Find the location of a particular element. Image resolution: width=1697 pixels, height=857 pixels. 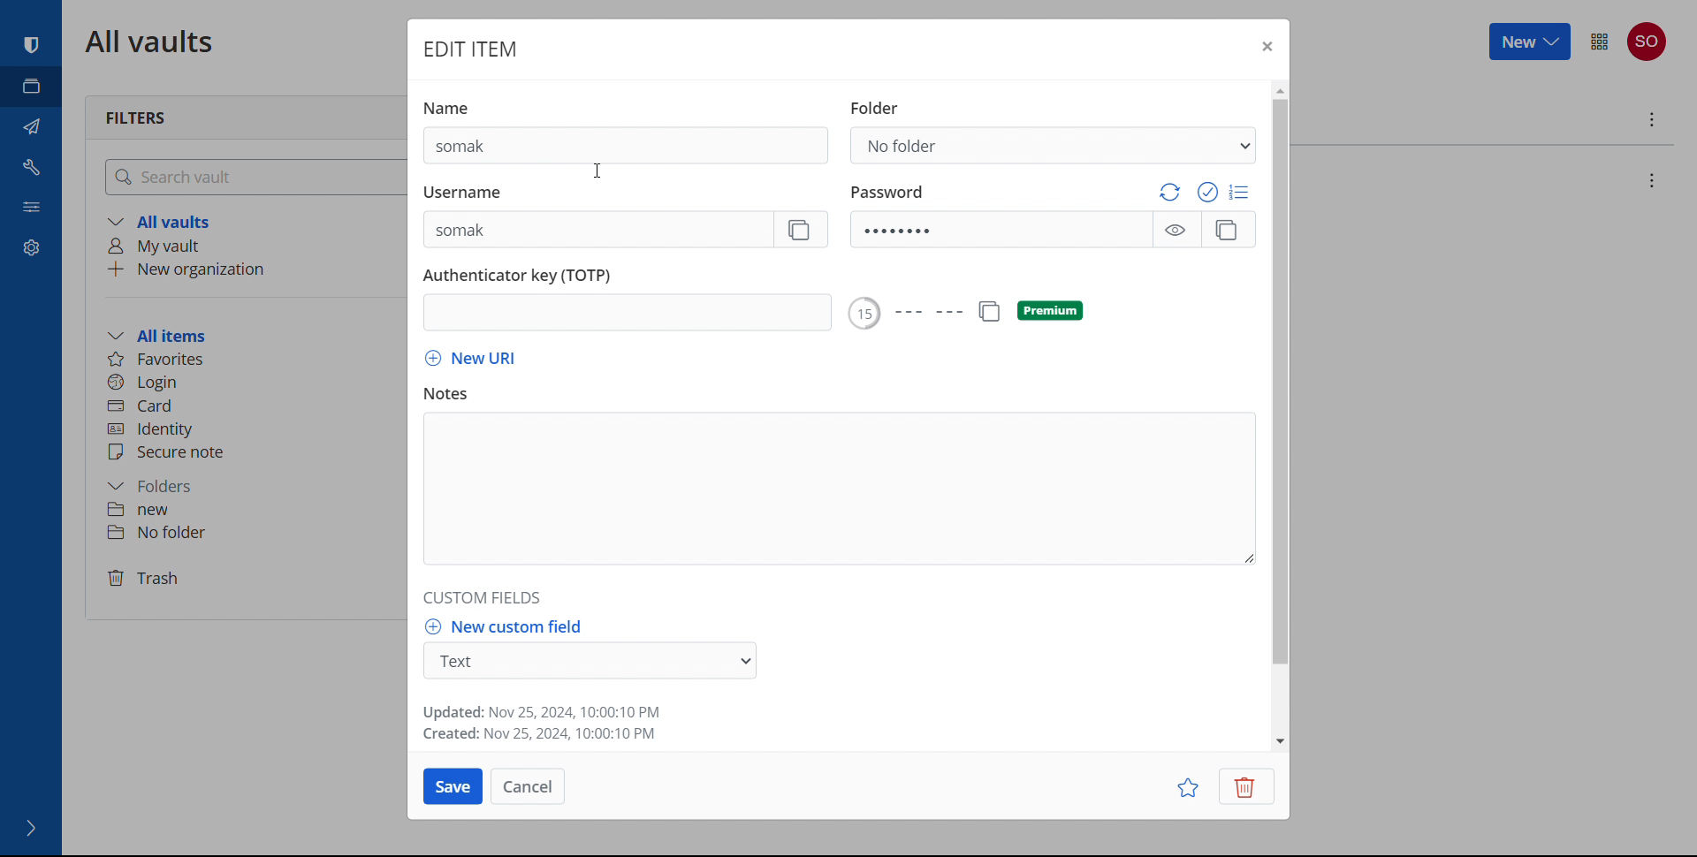

all items is located at coordinates (255, 335).